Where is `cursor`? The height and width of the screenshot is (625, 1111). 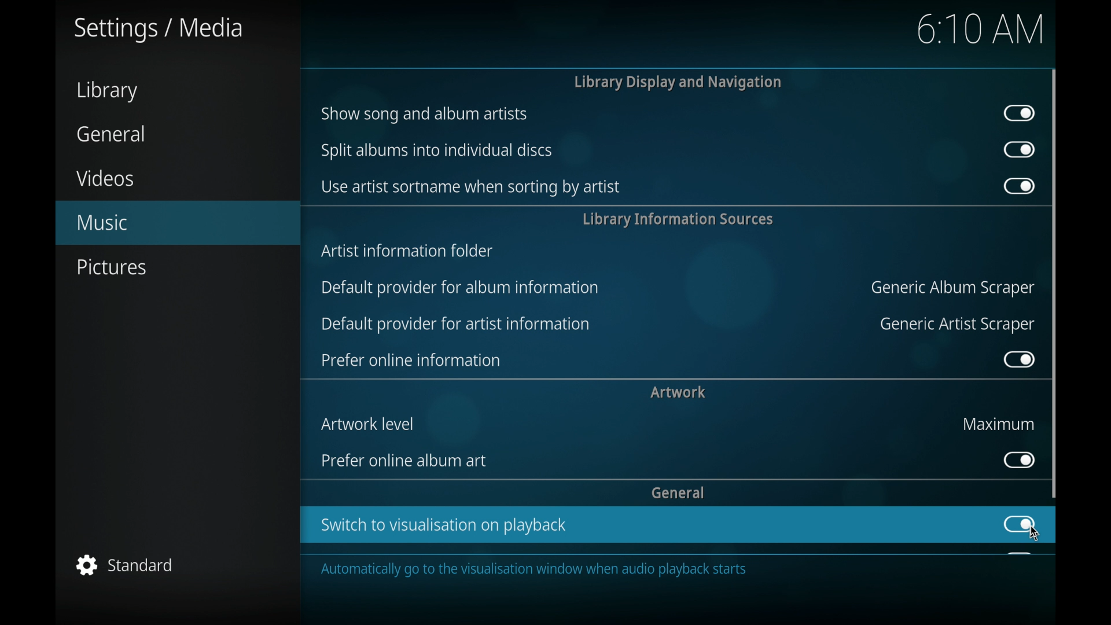
cursor is located at coordinates (1035, 535).